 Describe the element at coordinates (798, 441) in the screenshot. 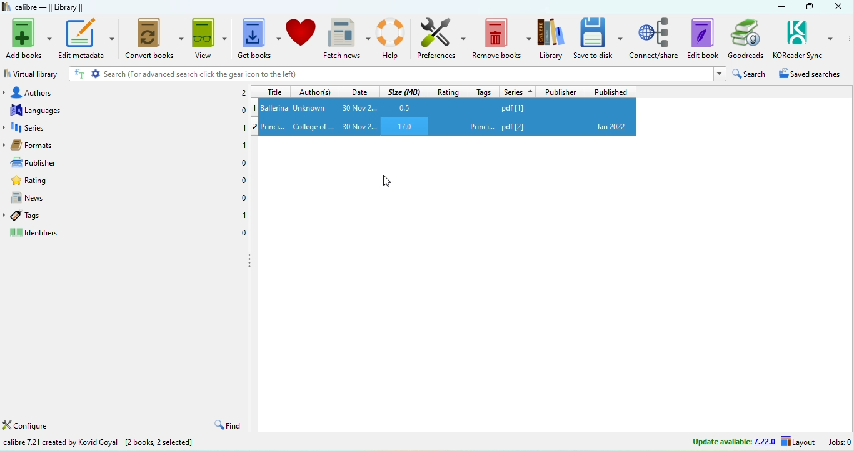

I see `layout` at that location.